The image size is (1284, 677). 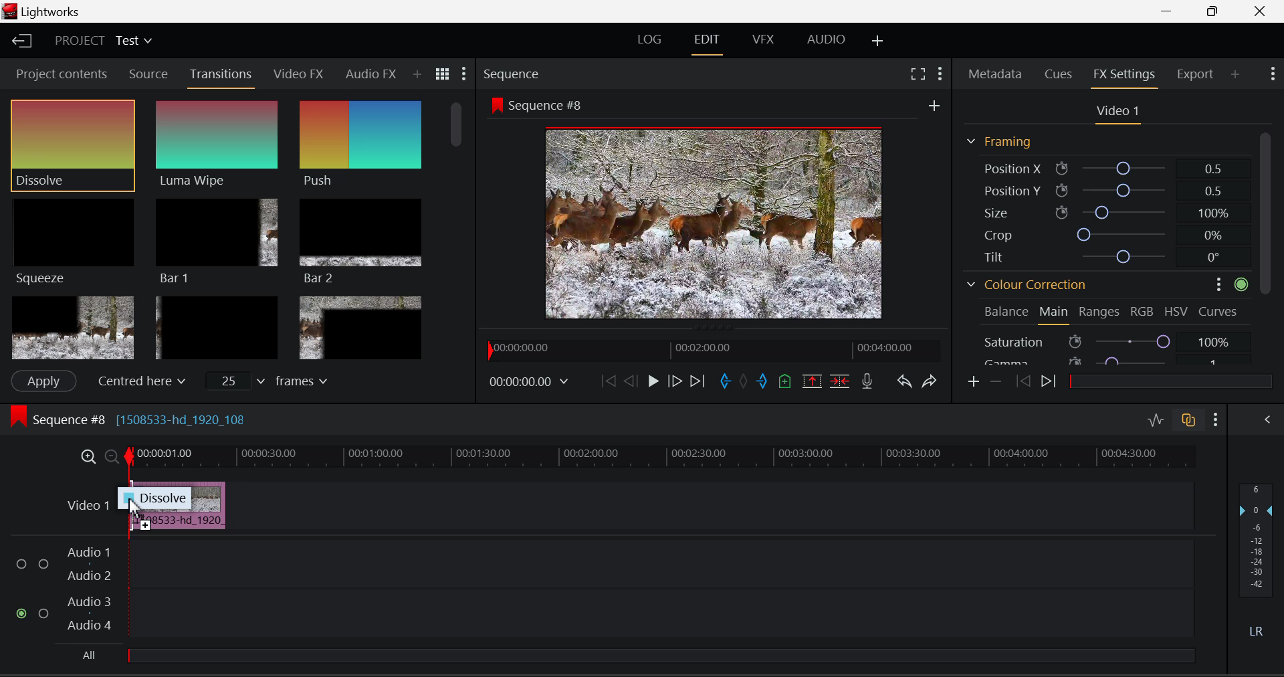 What do you see at coordinates (931, 382) in the screenshot?
I see `Redo` at bounding box center [931, 382].